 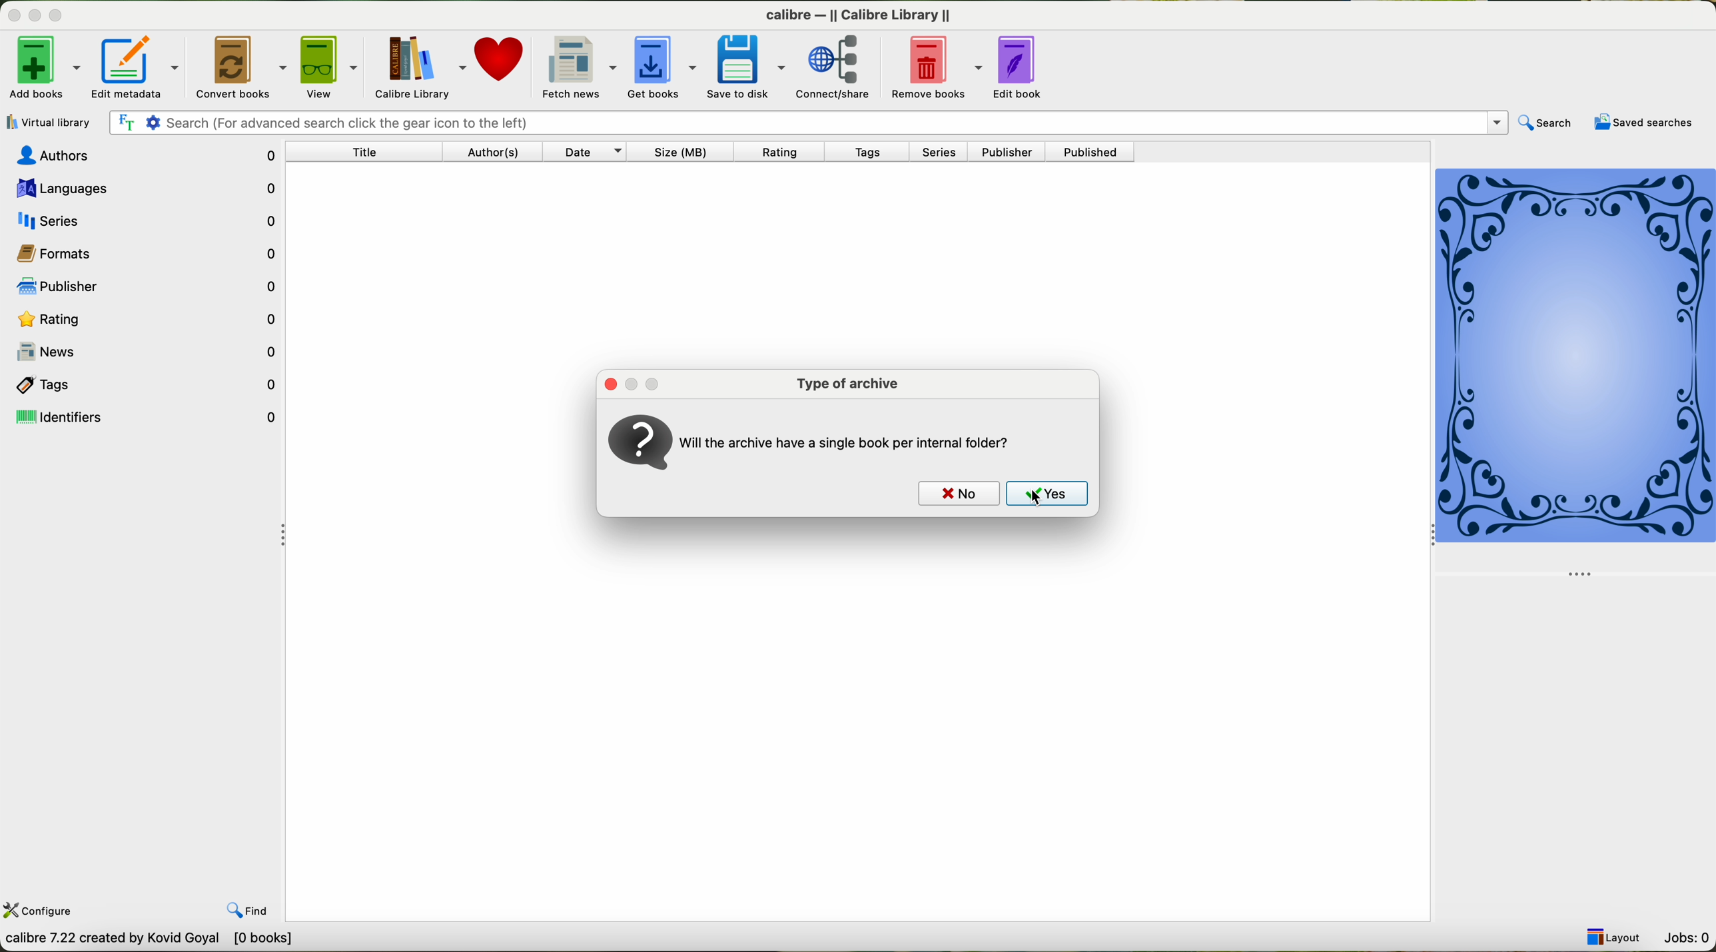 What do you see at coordinates (807, 121) in the screenshot?
I see `search bar` at bounding box center [807, 121].